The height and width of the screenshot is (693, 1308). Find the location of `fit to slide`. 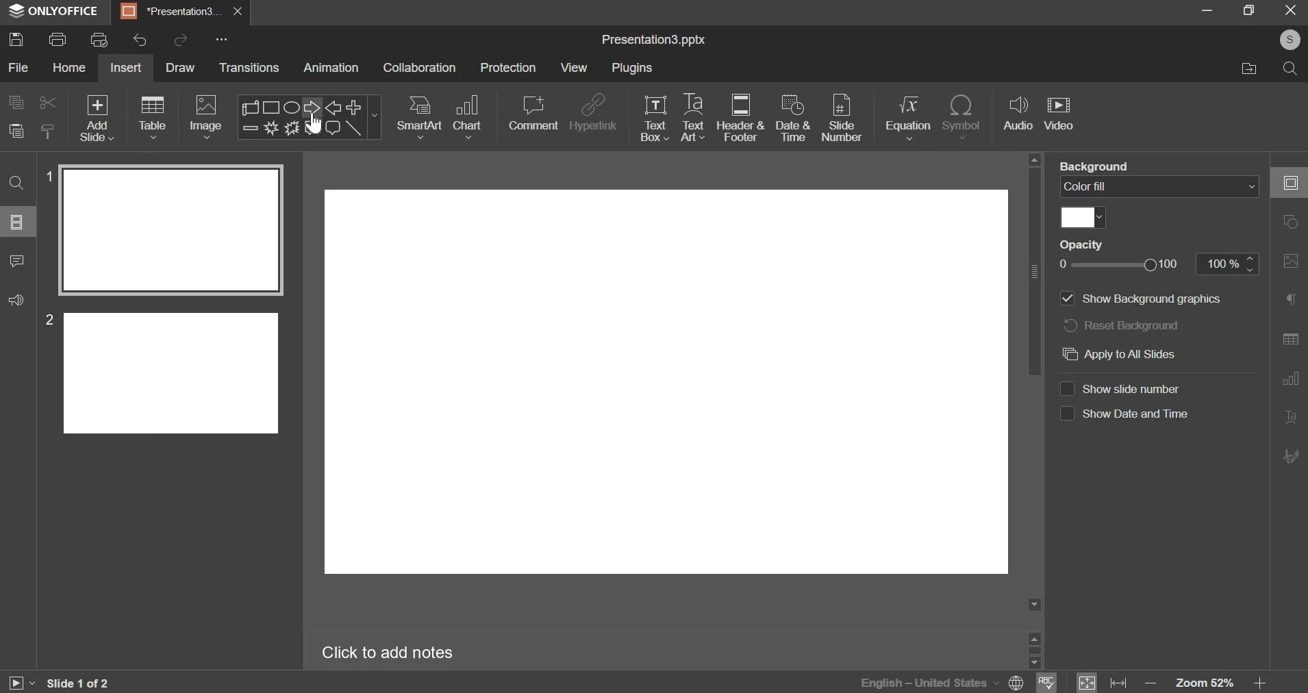

fit to slide is located at coordinates (1087, 683).